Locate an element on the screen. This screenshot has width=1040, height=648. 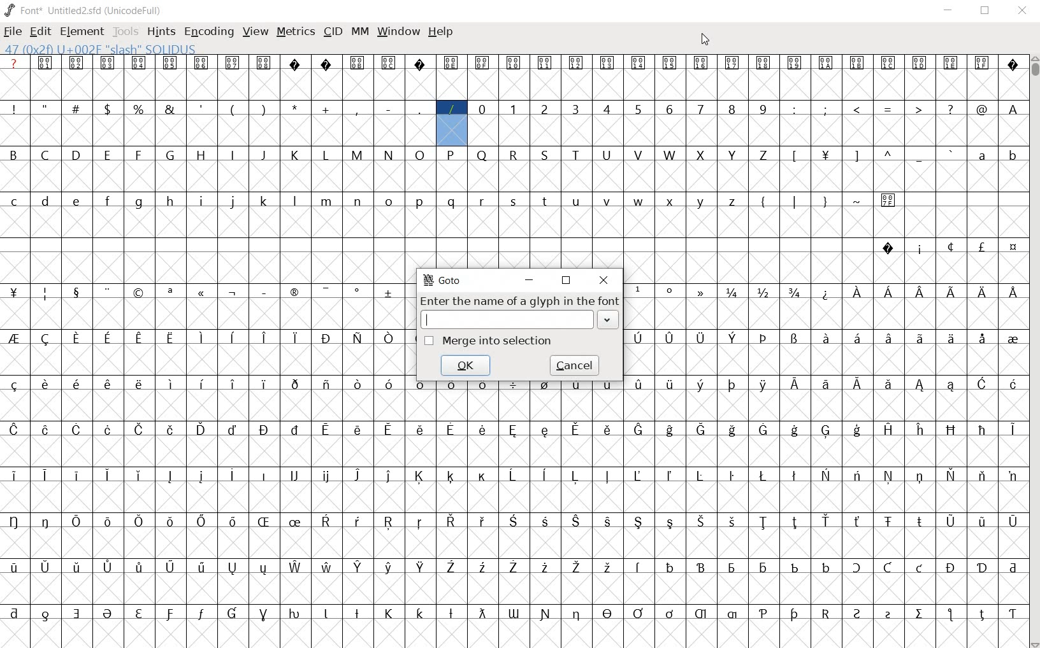
glyph is located at coordinates (544, 475).